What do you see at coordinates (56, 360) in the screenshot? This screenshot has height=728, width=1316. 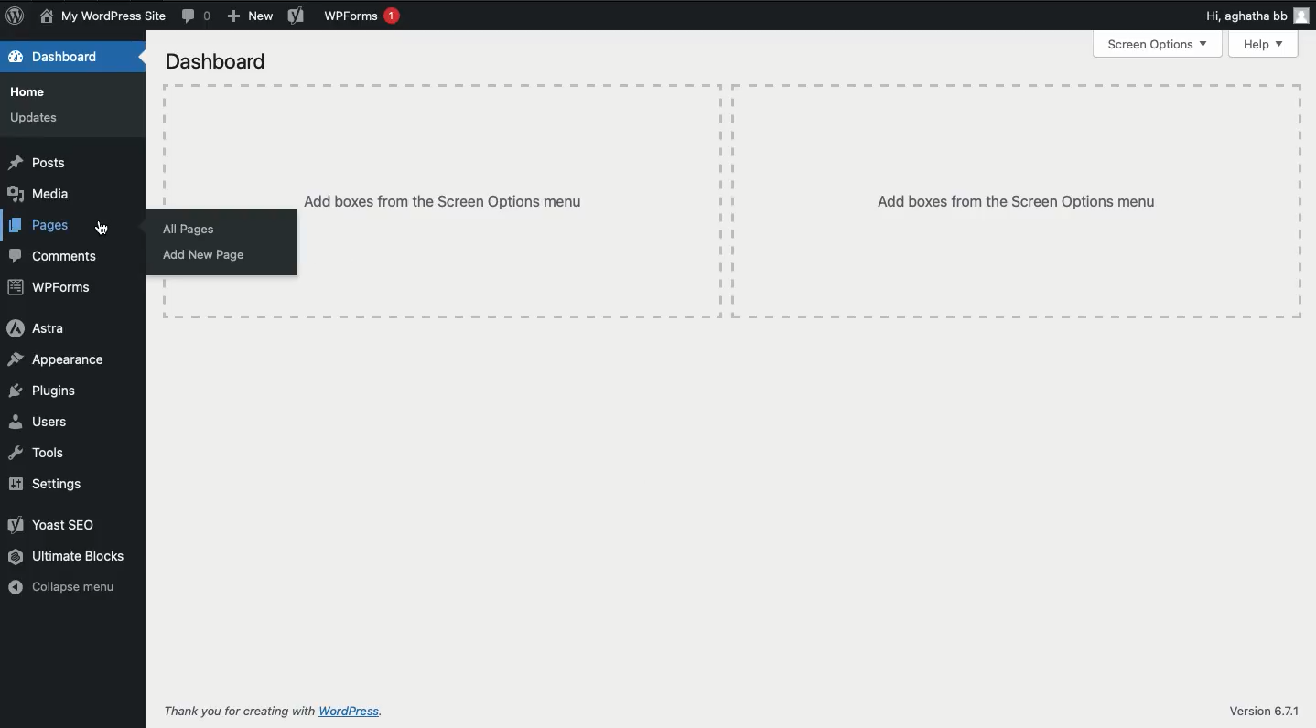 I see `Appearance` at bounding box center [56, 360].